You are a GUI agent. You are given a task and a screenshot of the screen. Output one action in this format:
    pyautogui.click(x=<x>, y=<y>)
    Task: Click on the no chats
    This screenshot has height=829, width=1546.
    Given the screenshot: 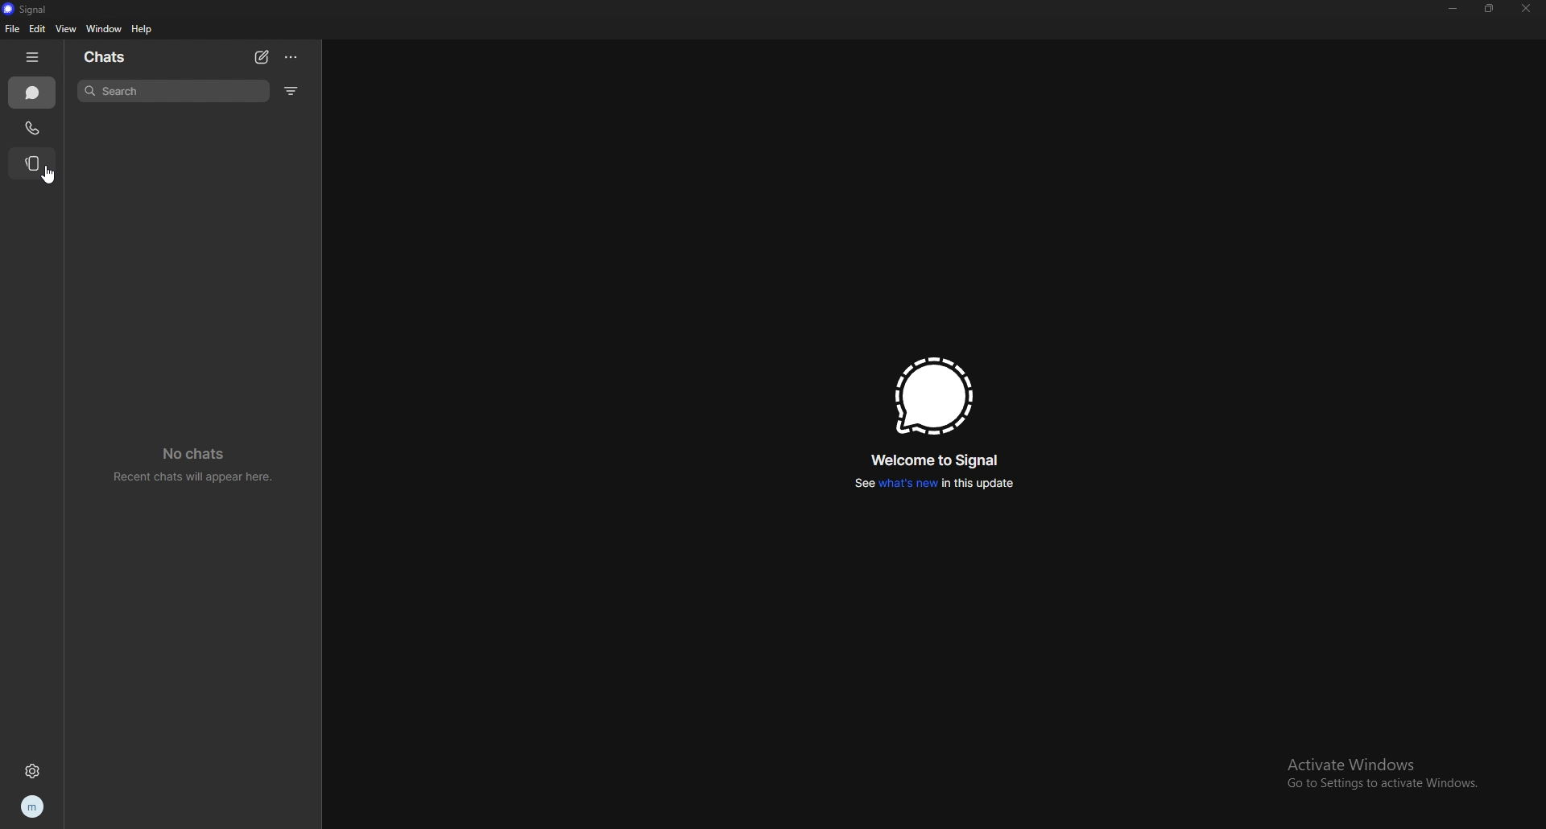 What is the action you would take?
    pyautogui.click(x=196, y=454)
    